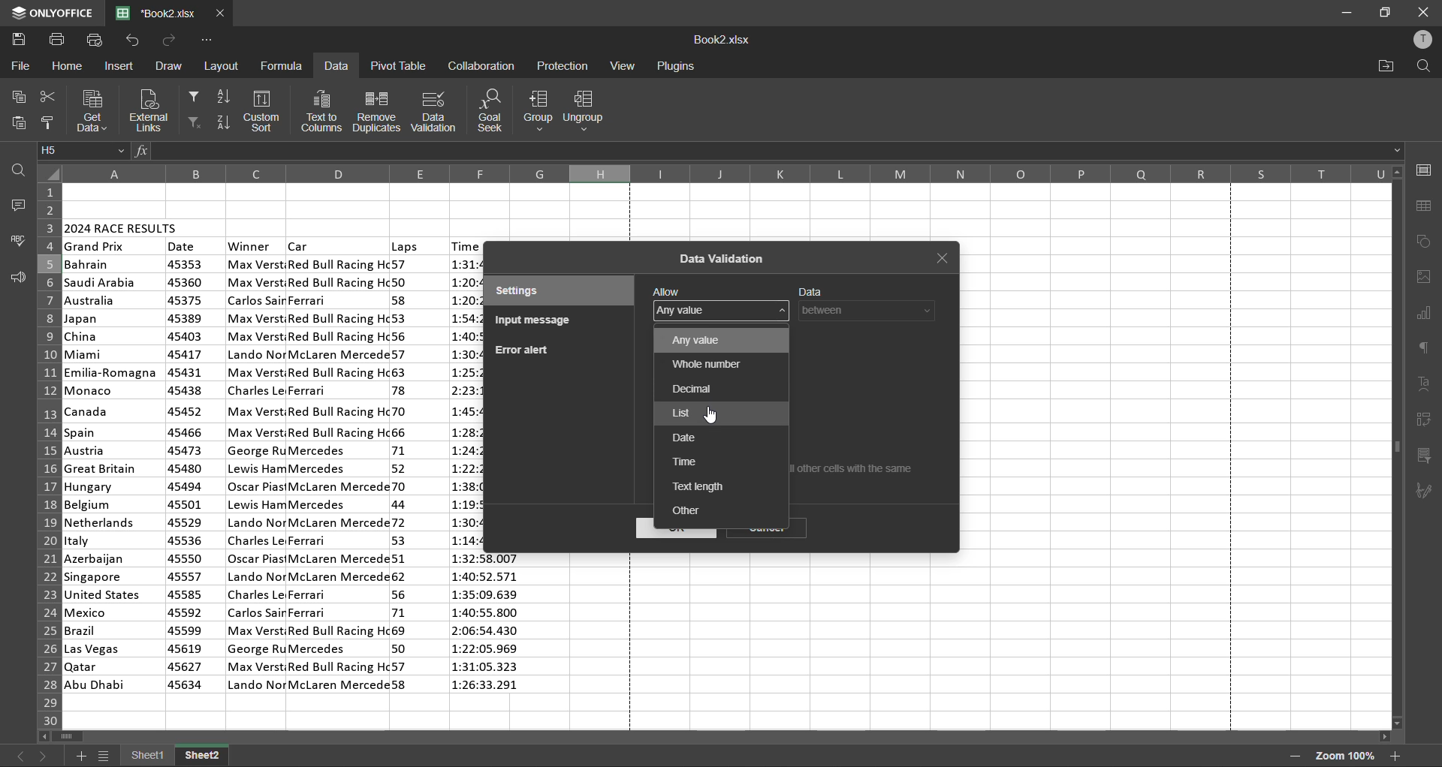 This screenshot has width=1442, height=767. I want to click on list, so click(680, 411).